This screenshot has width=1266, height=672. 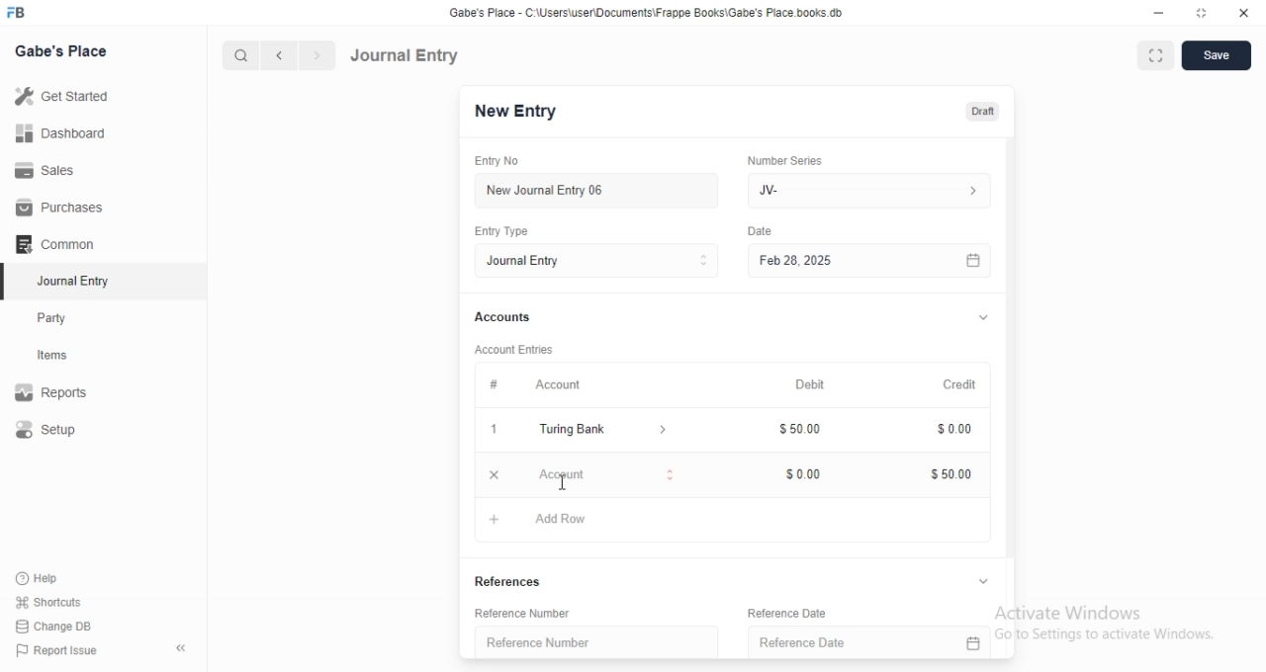 What do you see at coordinates (512, 318) in the screenshot?
I see `Accounts.` at bounding box center [512, 318].